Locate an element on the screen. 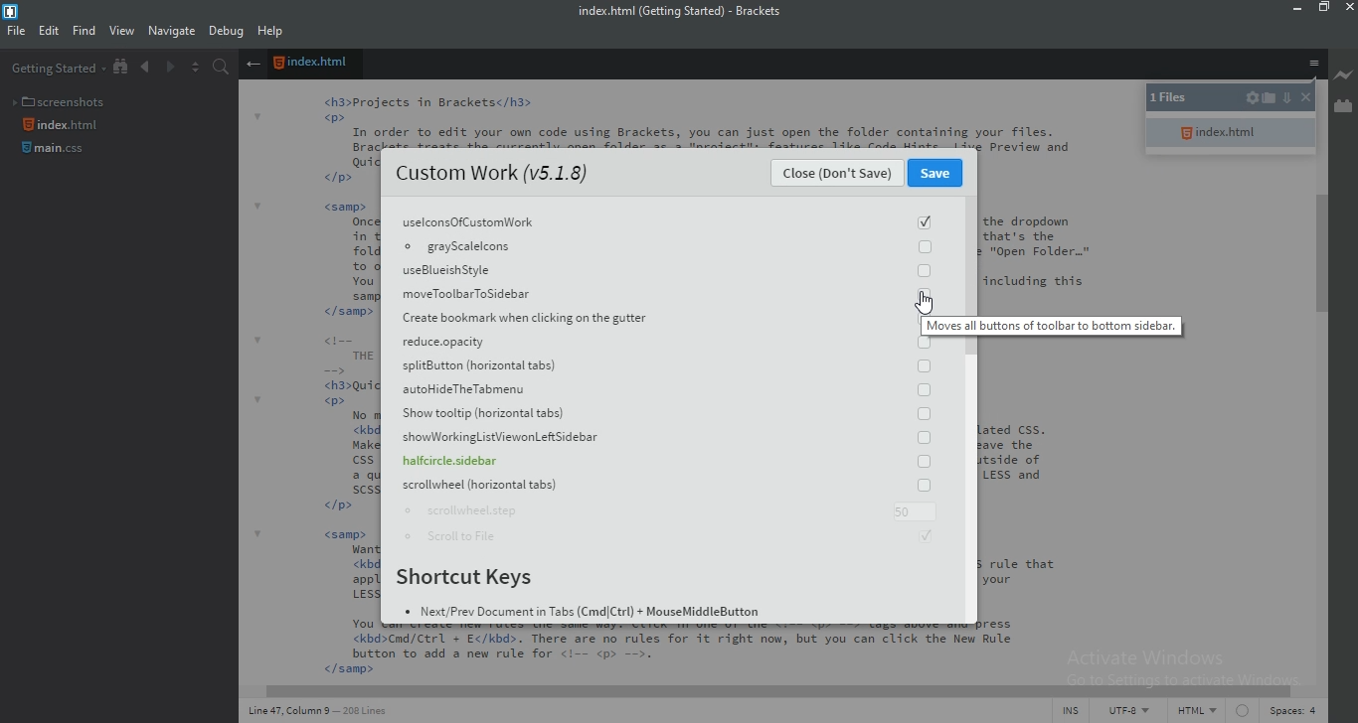 This screenshot has height=723, width=1358. showWorkingListViewonLeft Sidebar is located at coordinates (663, 439).